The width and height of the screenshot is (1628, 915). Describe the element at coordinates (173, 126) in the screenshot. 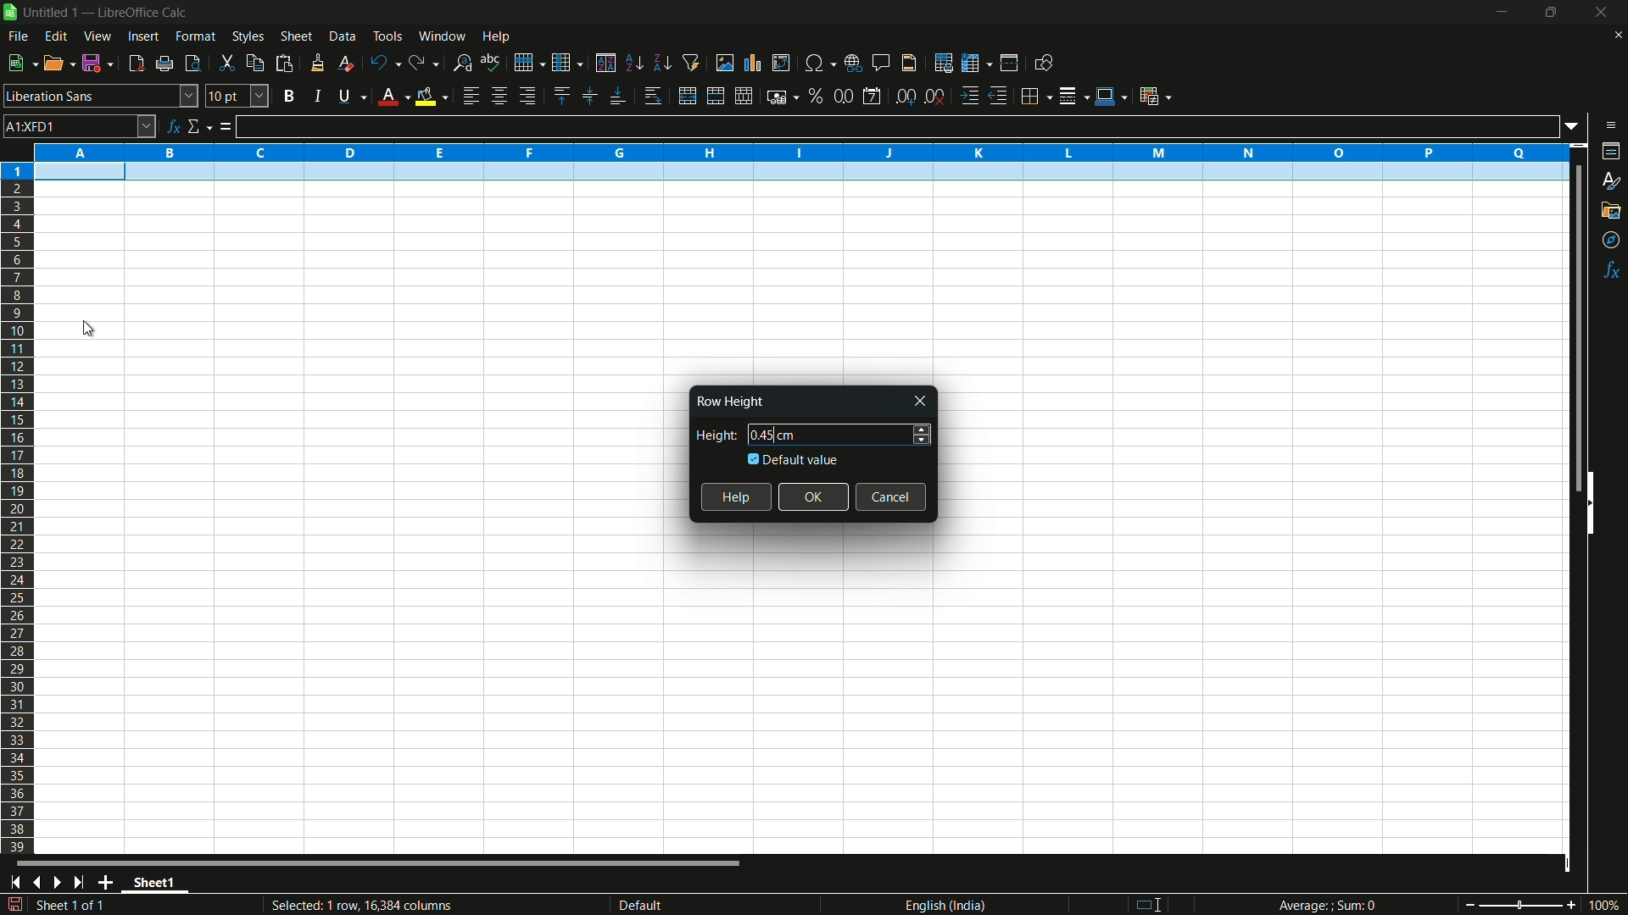

I see `function wizard` at that location.